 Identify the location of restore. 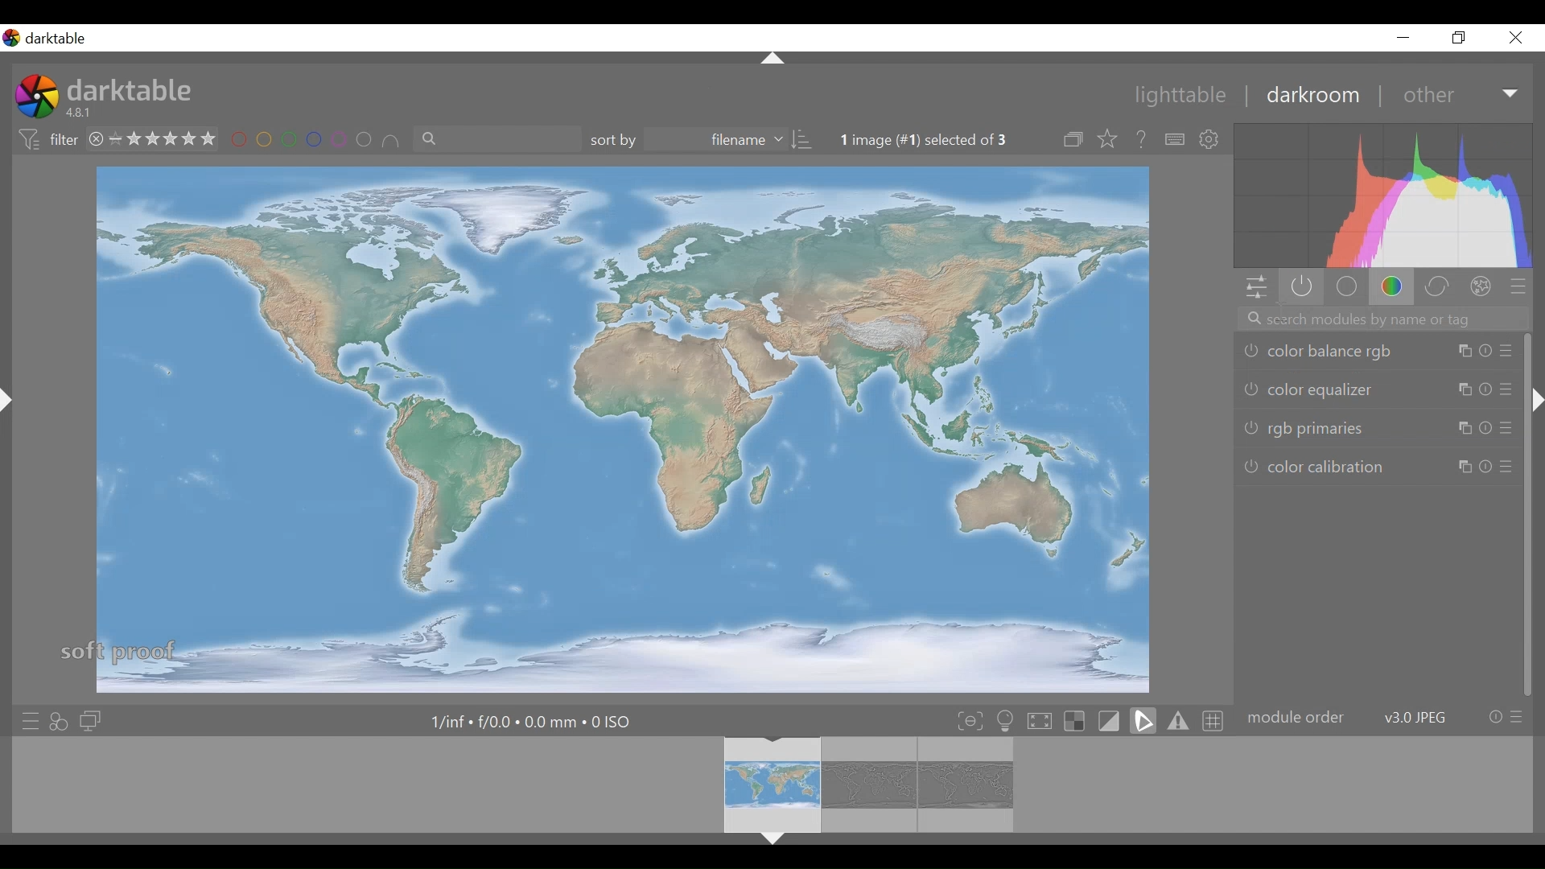
(1462, 39).